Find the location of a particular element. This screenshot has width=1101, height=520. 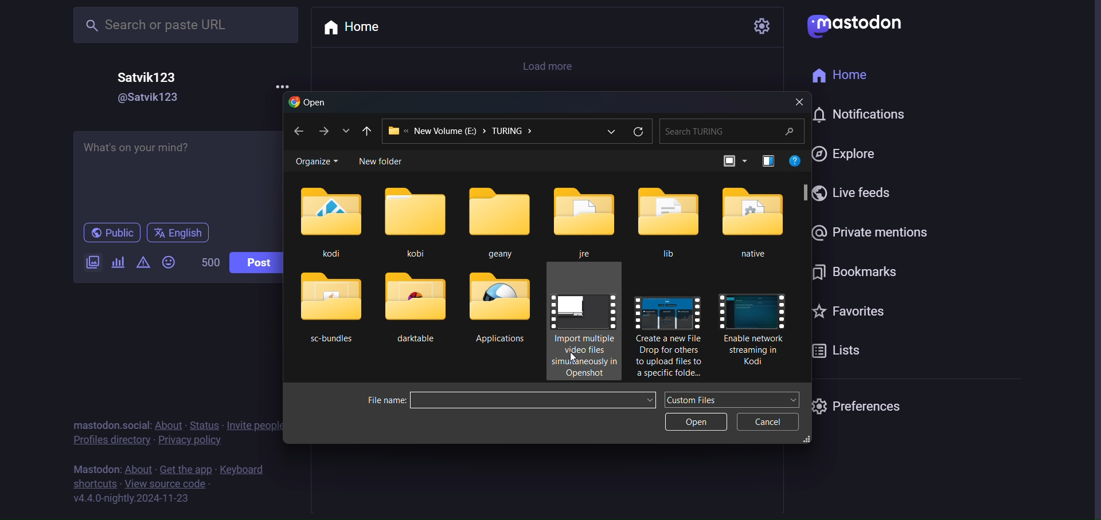

dropdown is located at coordinates (650, 400).